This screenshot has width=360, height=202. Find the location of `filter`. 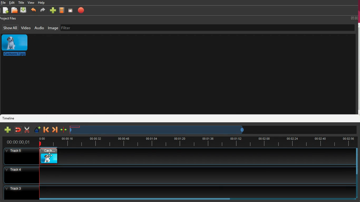

filter is located at coordinates (72, 28).